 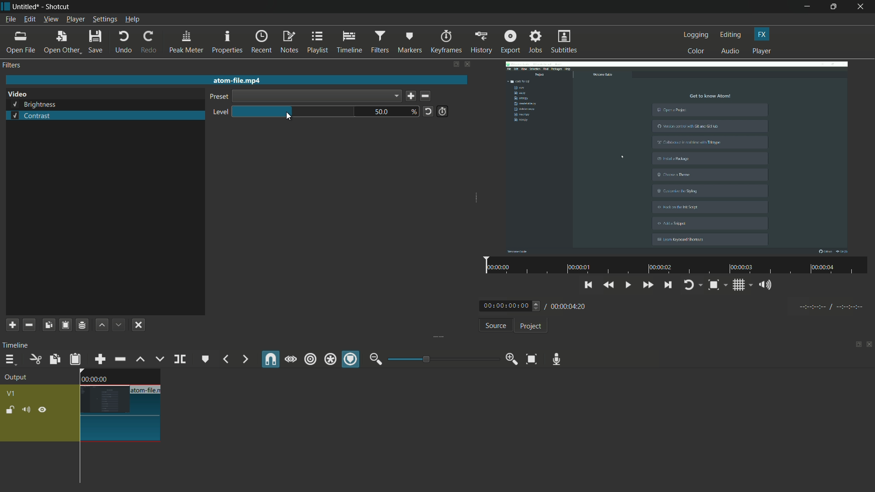 I want to click on remove selected filter, so click(x=29, y=325).